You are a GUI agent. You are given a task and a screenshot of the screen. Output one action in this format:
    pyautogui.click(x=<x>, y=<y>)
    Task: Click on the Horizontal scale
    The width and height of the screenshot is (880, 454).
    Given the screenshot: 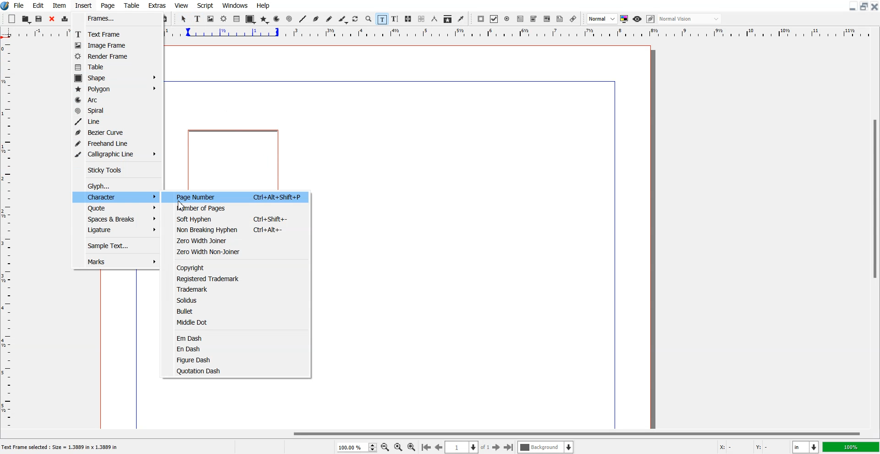 What is the action you would take?
    pyautogui.click(x=36, y=33)
    